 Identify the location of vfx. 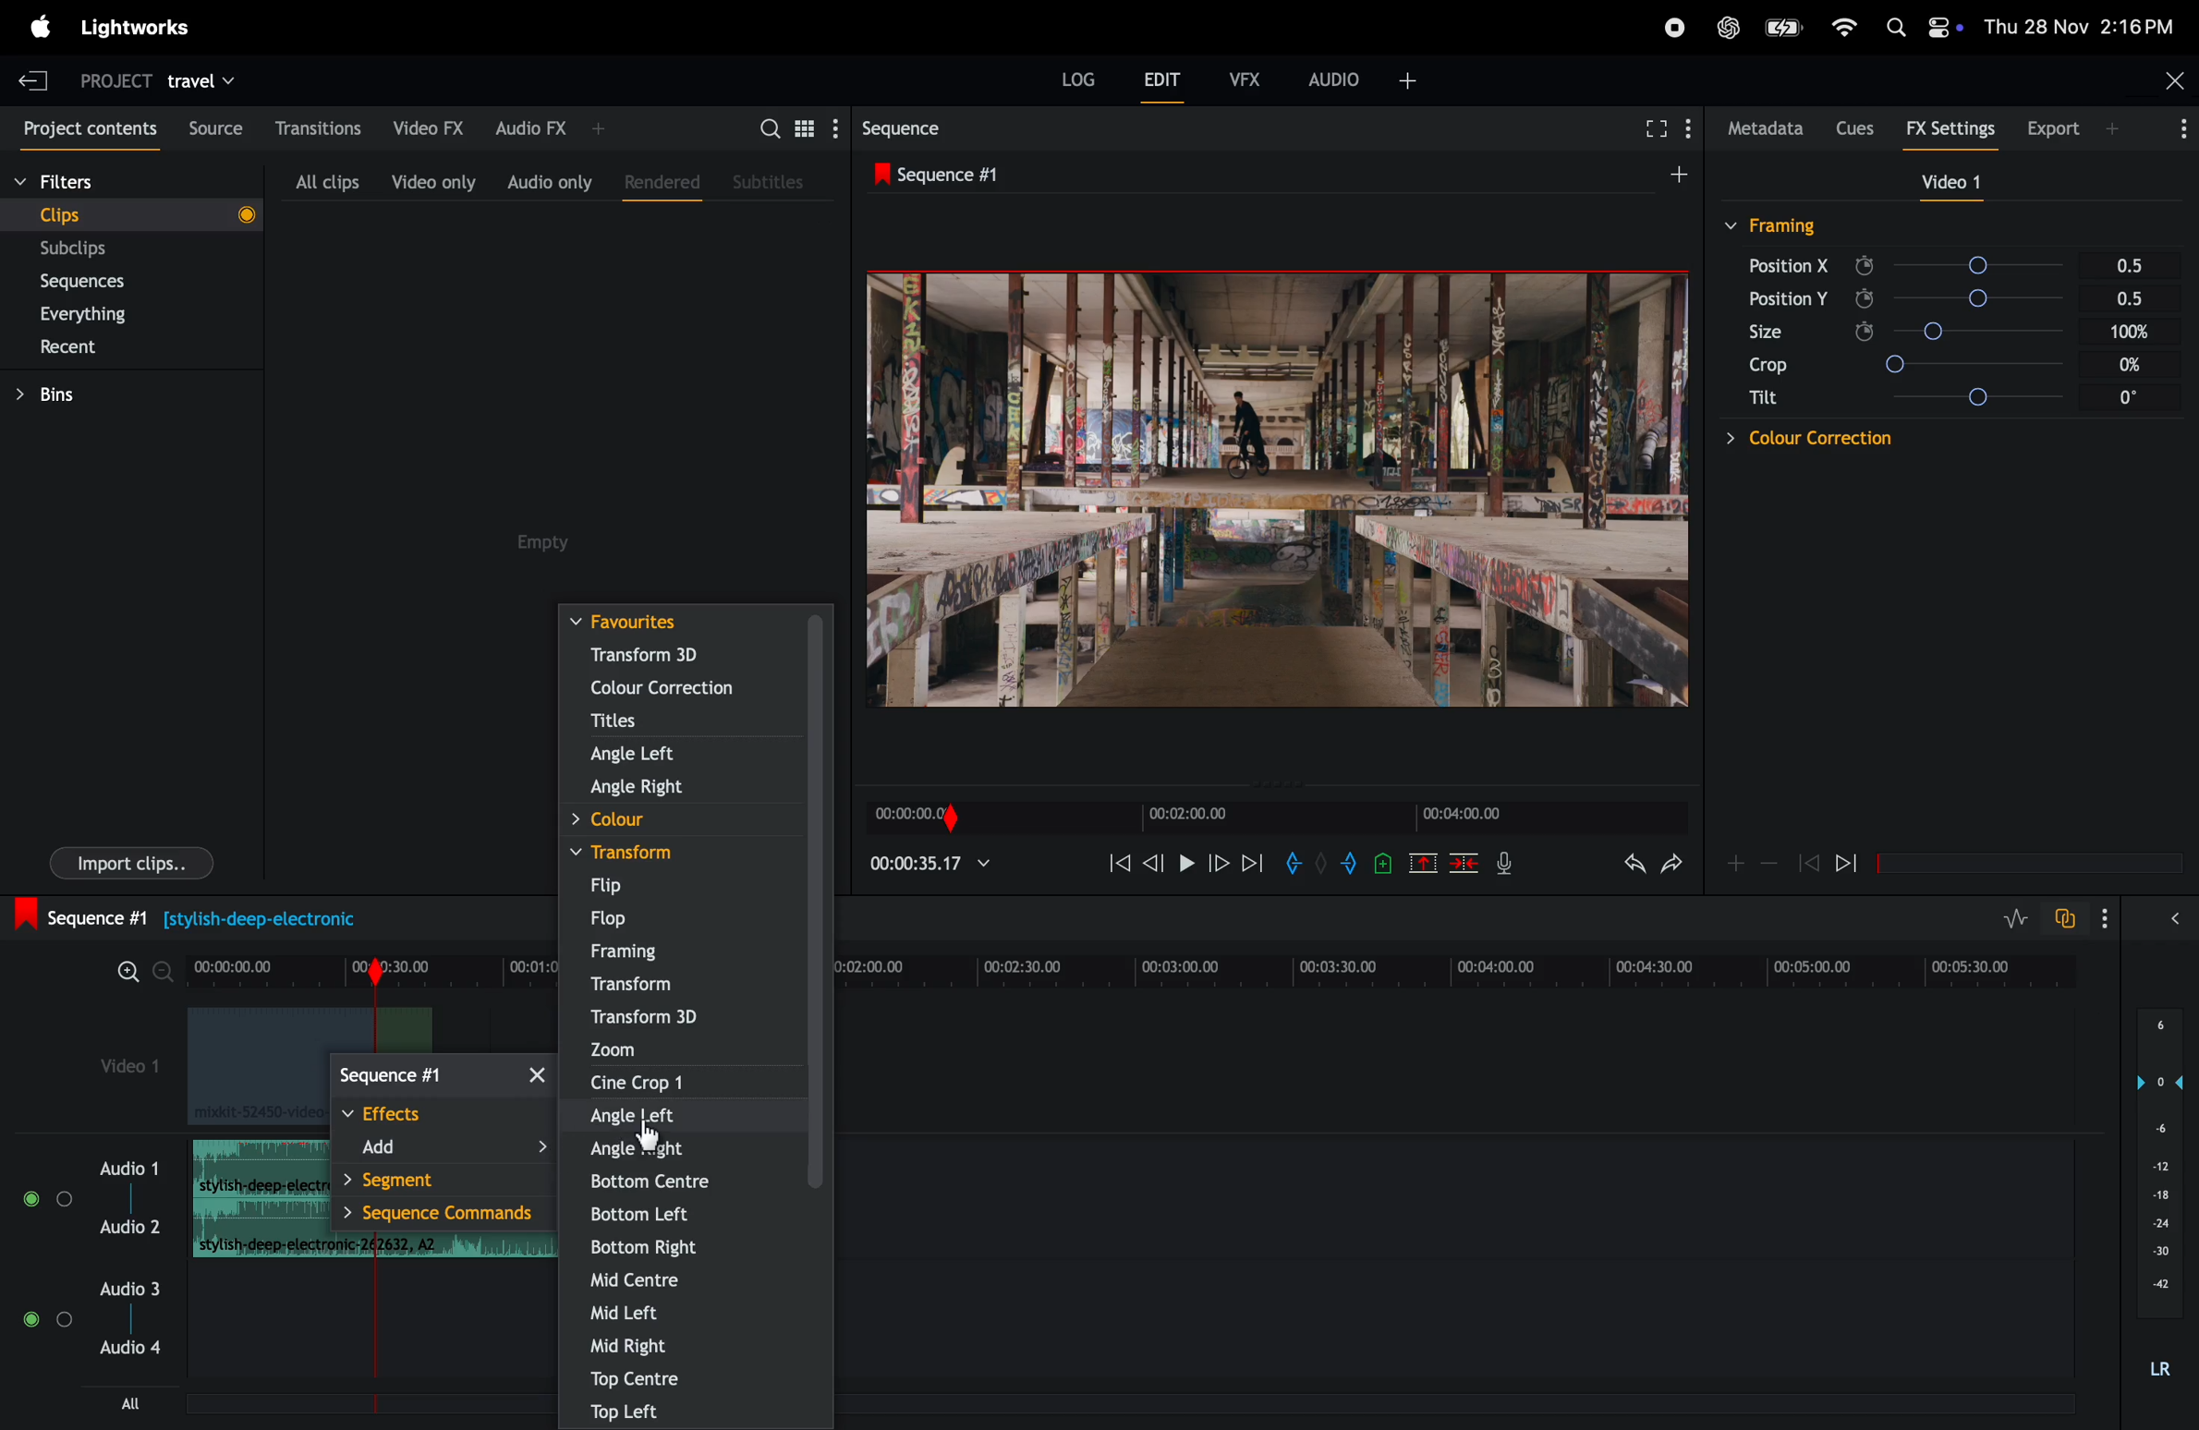
(1245, 77).